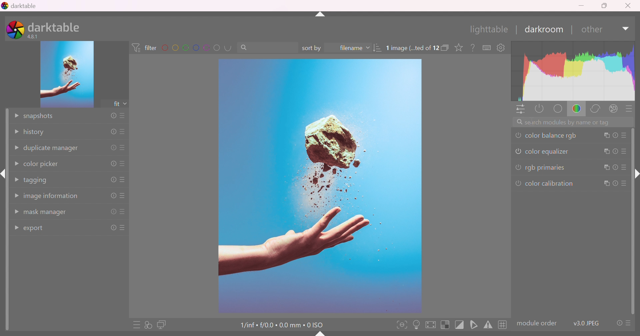  What do you see at coordinates (43, 165) in the screenshot?
I see `color picker` at bounding box center [43, 165].